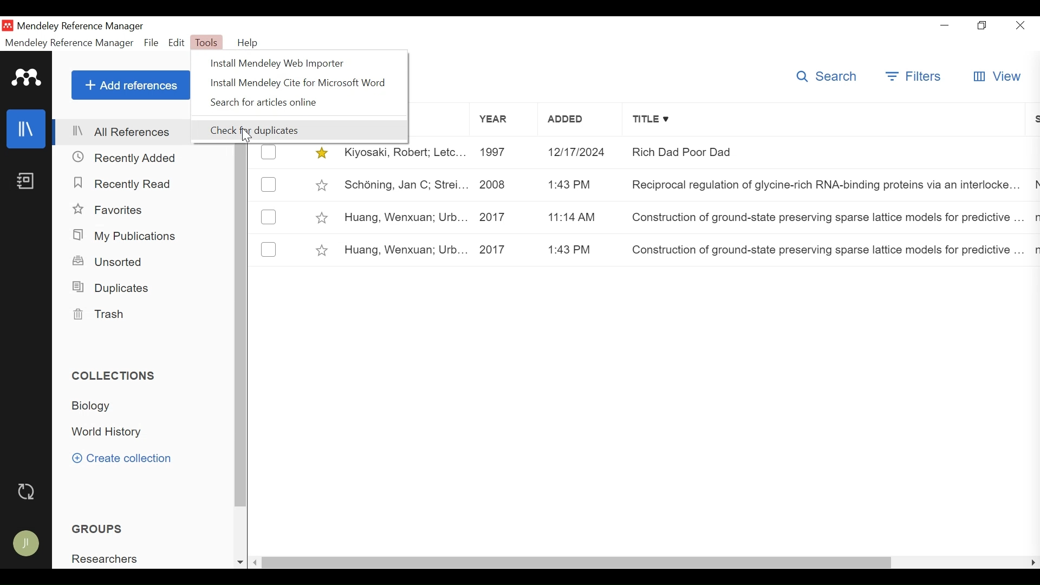 Image resolution: width=1040 pixels, height=585 pixels. What do you see at coordinates (305, 128) in the screenshot?
I see `Check for Duplicates` at bounding box center [305, 128].